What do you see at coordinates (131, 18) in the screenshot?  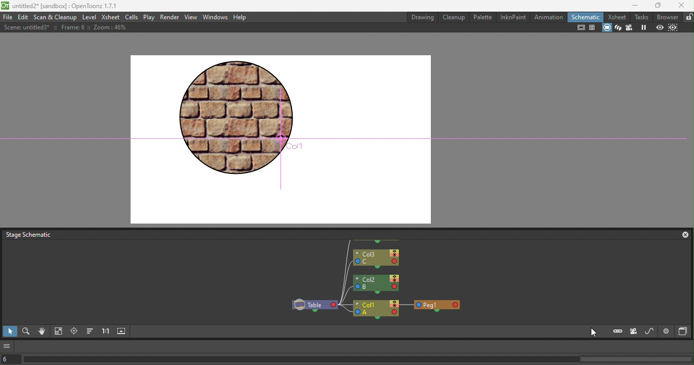 I see `Cells ` at bounding box center [131, 18].